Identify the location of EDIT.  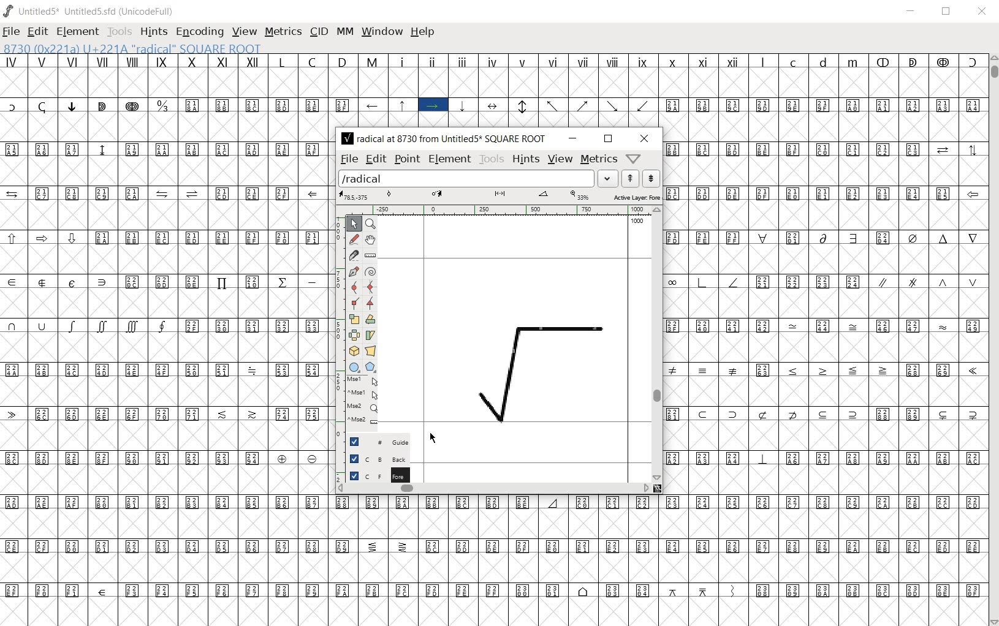
(36, 31).